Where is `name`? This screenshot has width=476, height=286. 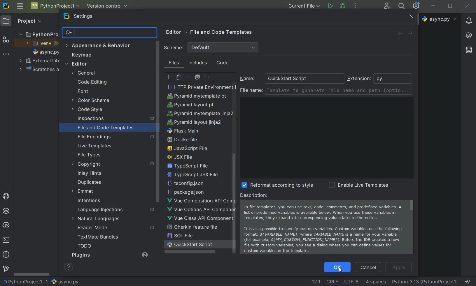
name is located at coordinates (248, 79).